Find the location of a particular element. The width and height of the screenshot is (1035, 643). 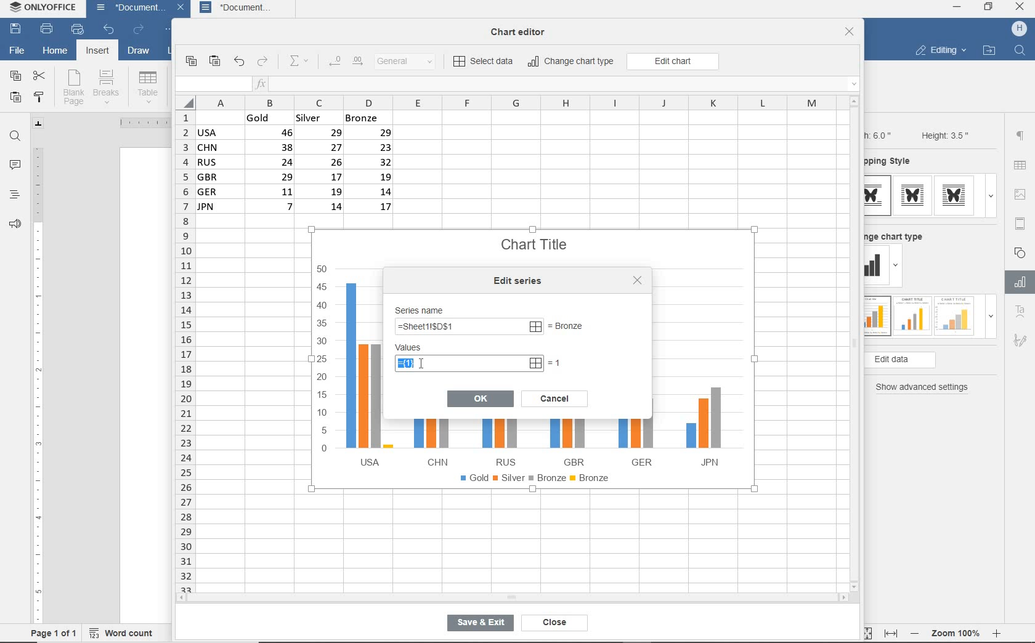

type 3 is located at coordinates (957, 195).